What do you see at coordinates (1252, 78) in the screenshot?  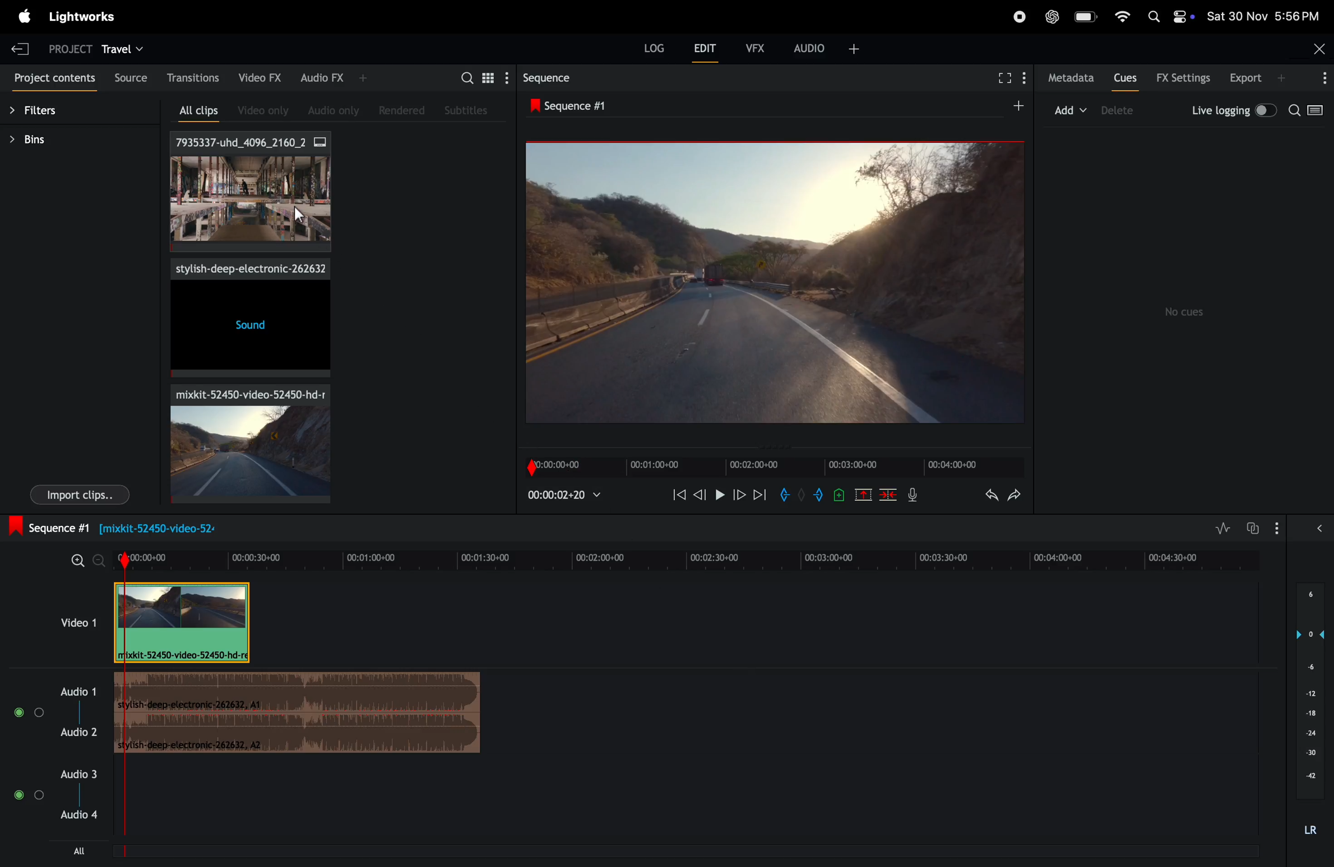 I see `export` at bounding box center [1252, 78].